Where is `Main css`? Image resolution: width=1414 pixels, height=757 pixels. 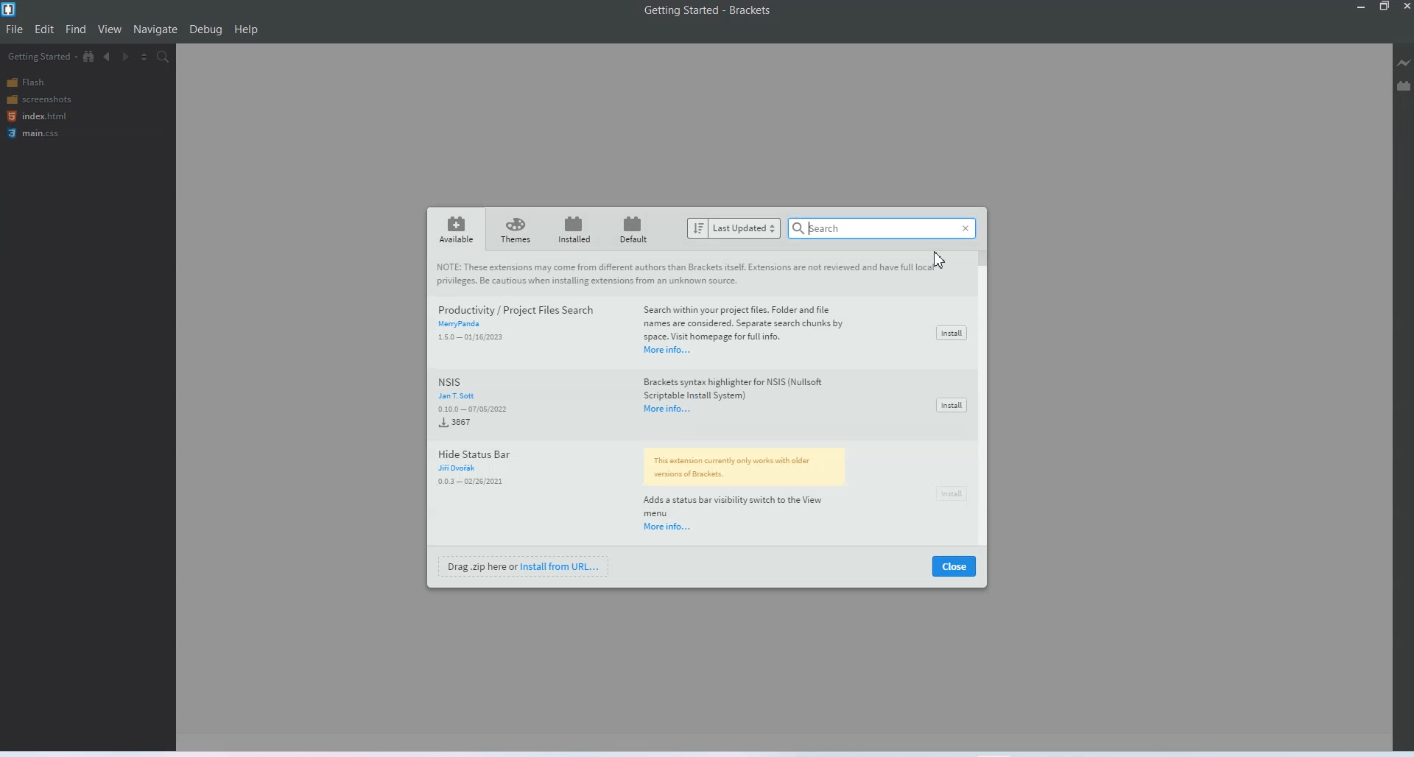
Main css is located at coordinates (52, 135).